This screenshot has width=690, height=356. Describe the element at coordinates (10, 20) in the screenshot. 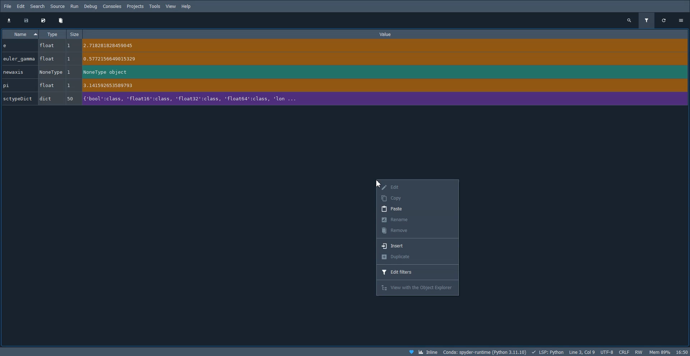

I see `Download` at that location.